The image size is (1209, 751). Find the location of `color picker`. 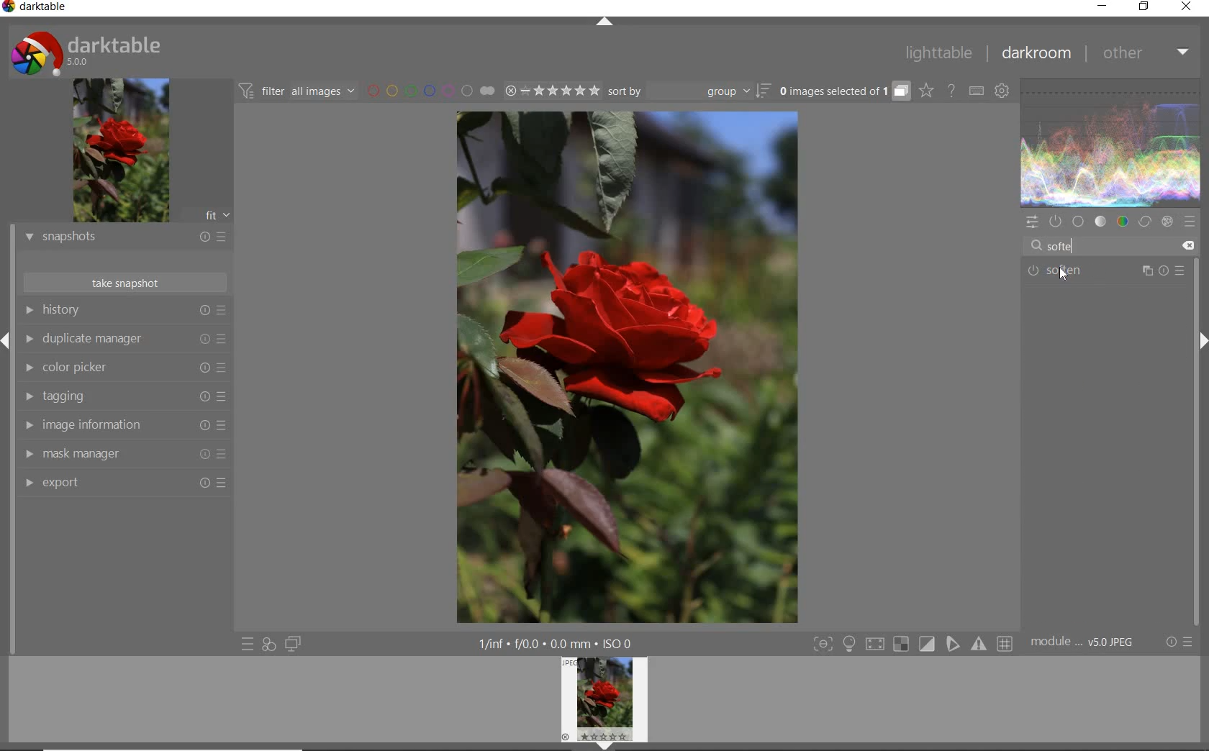

color picker is located at coordinates (124, 370).